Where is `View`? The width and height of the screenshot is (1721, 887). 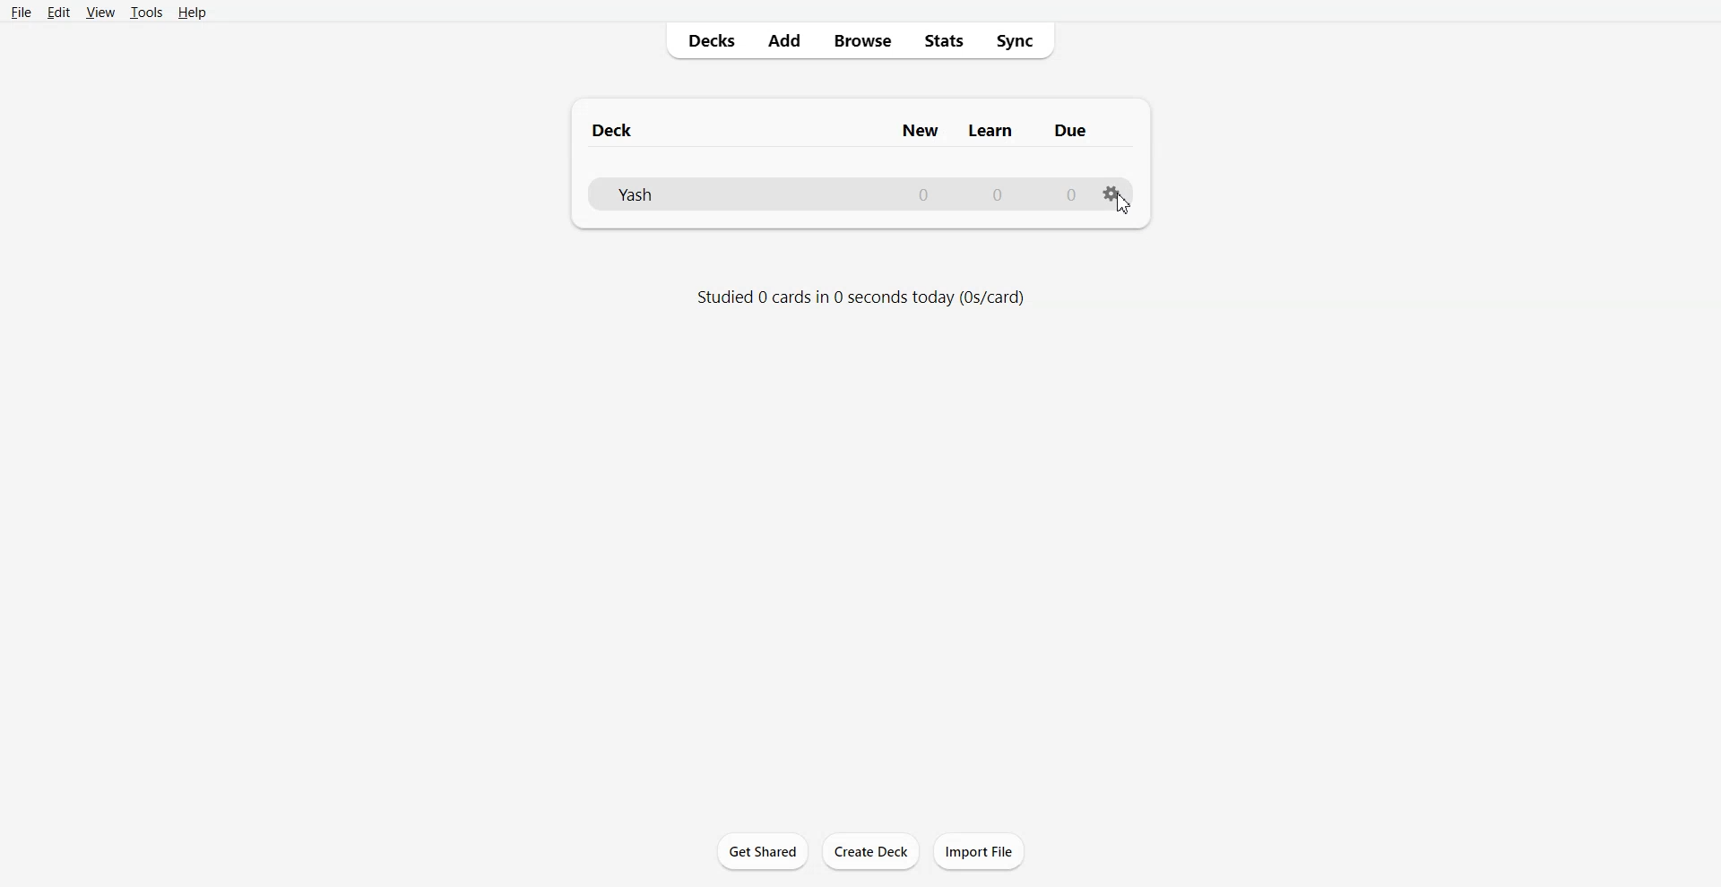
View is located at coordinates (99, 13).